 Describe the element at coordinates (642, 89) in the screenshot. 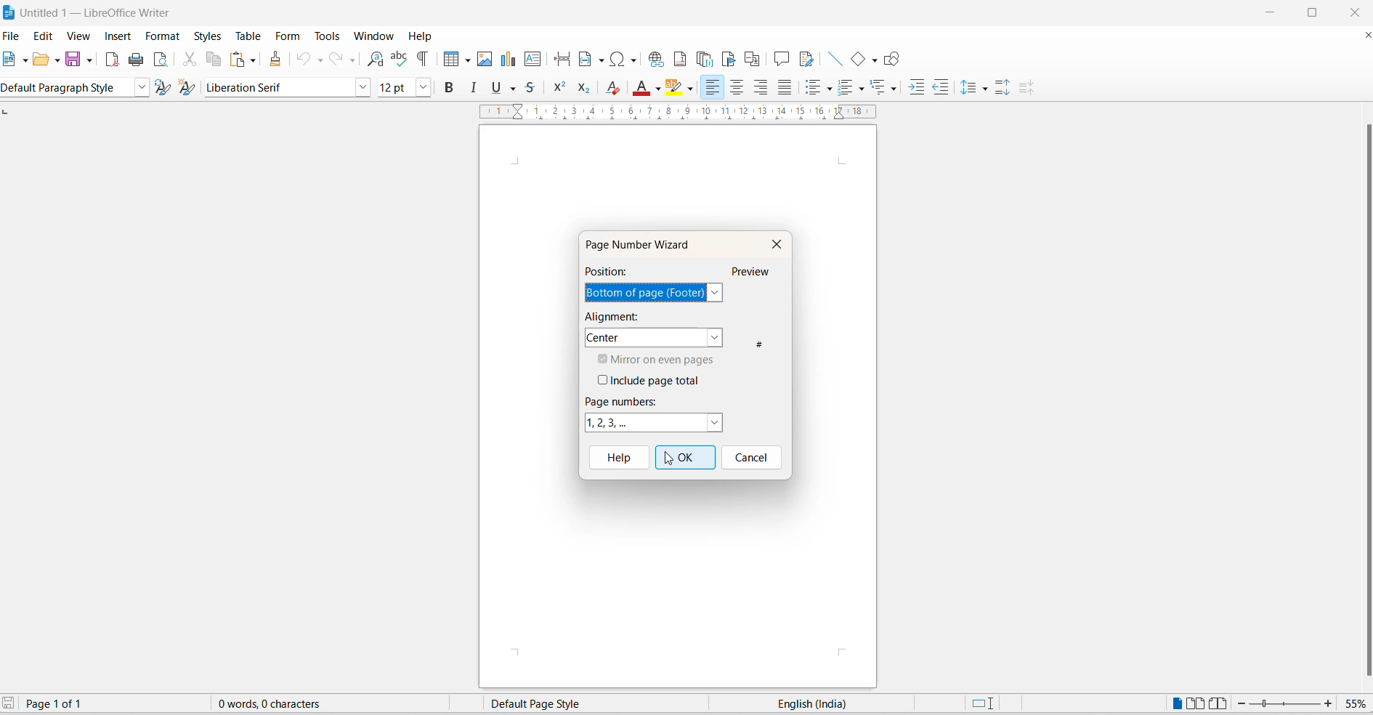

I see `font color` at that location.